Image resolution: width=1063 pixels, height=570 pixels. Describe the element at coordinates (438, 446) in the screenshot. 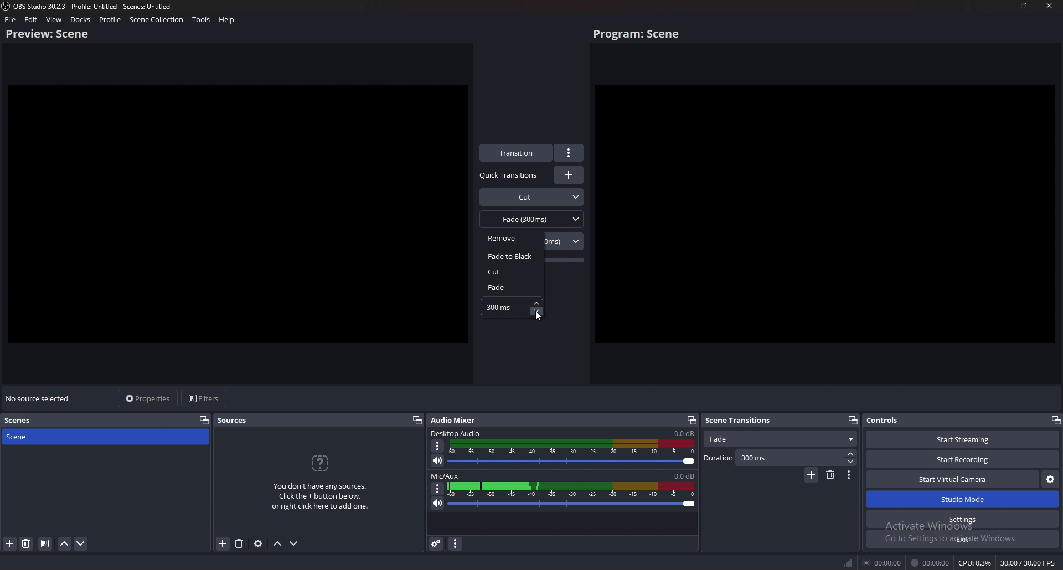

I see `Options` at that location.